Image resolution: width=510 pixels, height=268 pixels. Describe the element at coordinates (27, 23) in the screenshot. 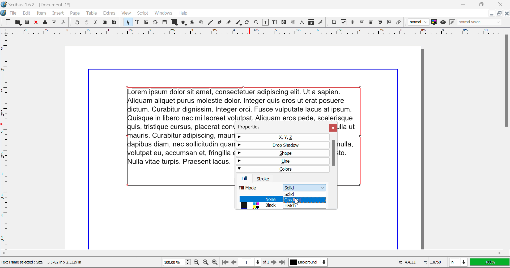

I see `Save` at that location.